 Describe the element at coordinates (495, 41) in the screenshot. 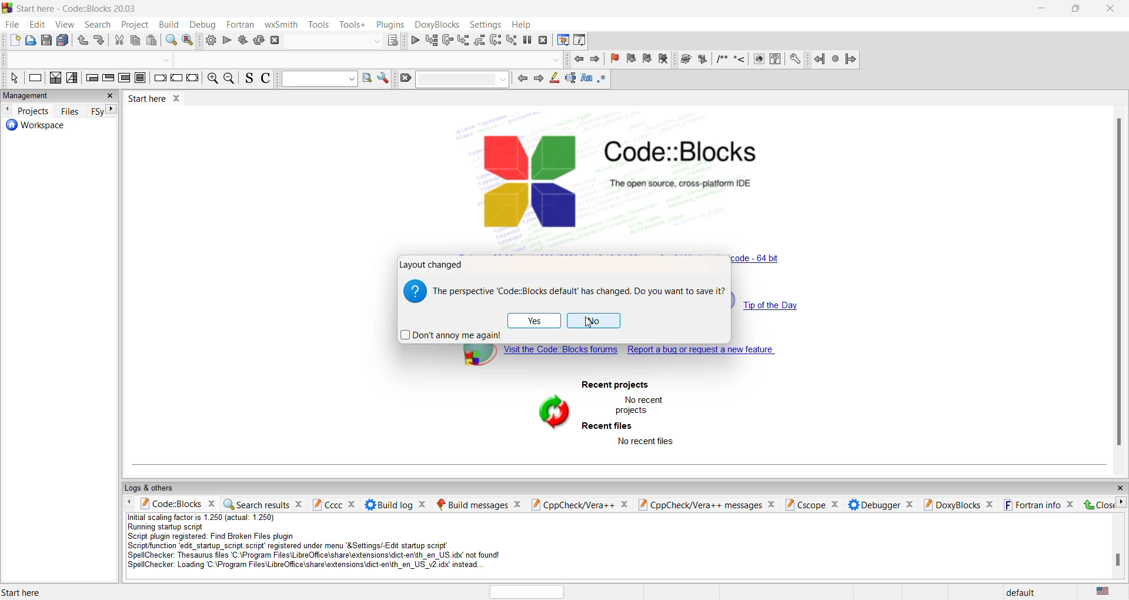

I see `next instruction` at that location.